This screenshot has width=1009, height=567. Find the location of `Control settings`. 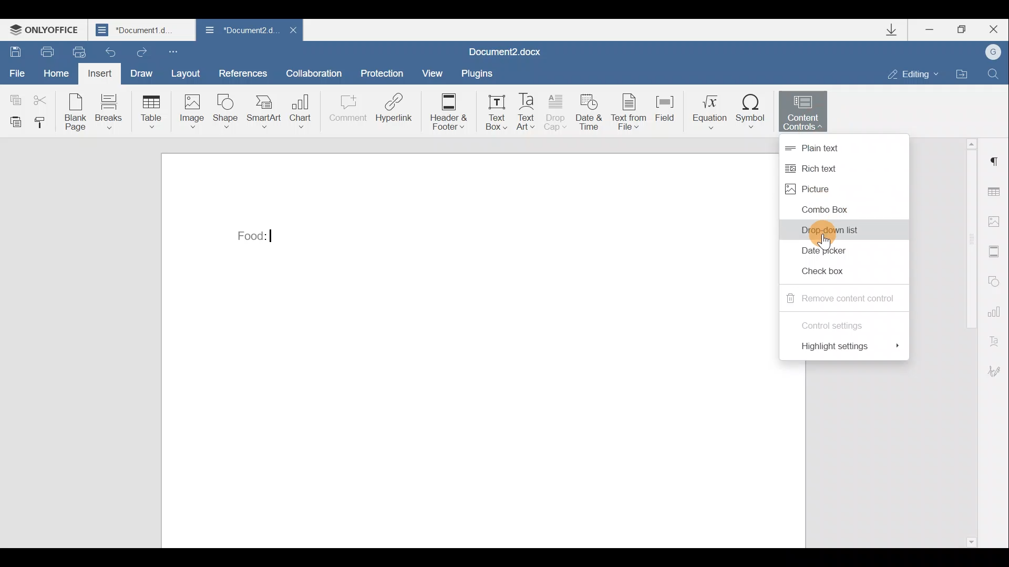

Control settings is located at coordinates (842, 323).